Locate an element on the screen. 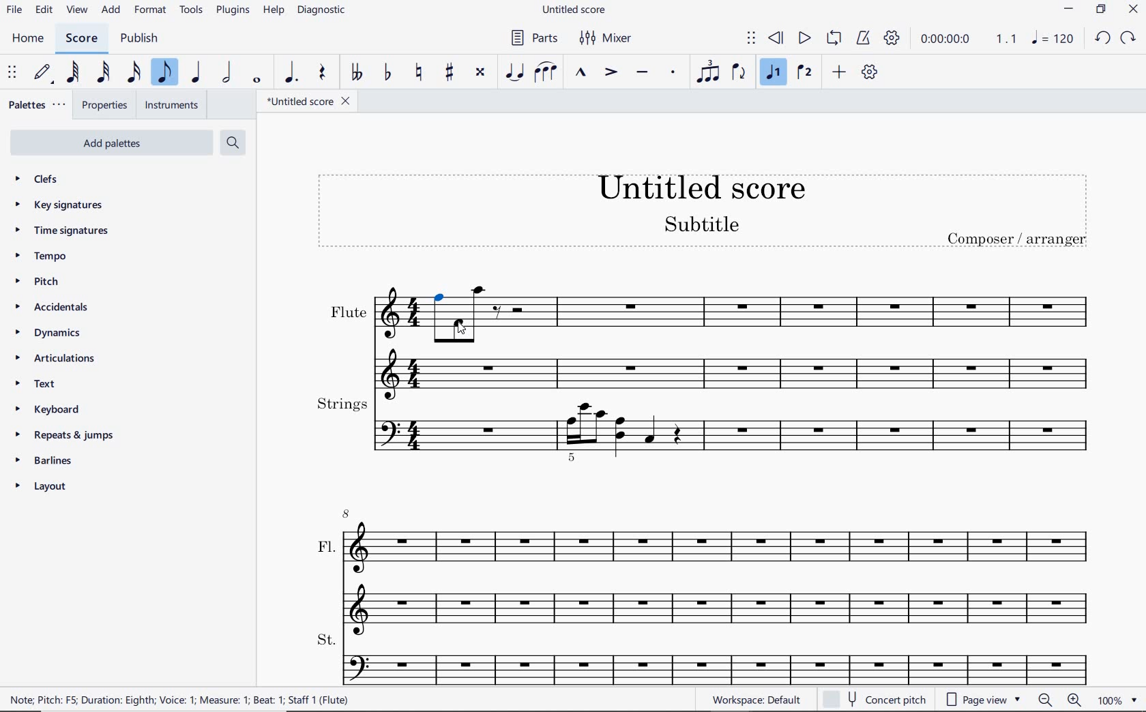 This screenshot has width=1146, height=712. SELECT TO MOVE is located at coordinates (752, 39).